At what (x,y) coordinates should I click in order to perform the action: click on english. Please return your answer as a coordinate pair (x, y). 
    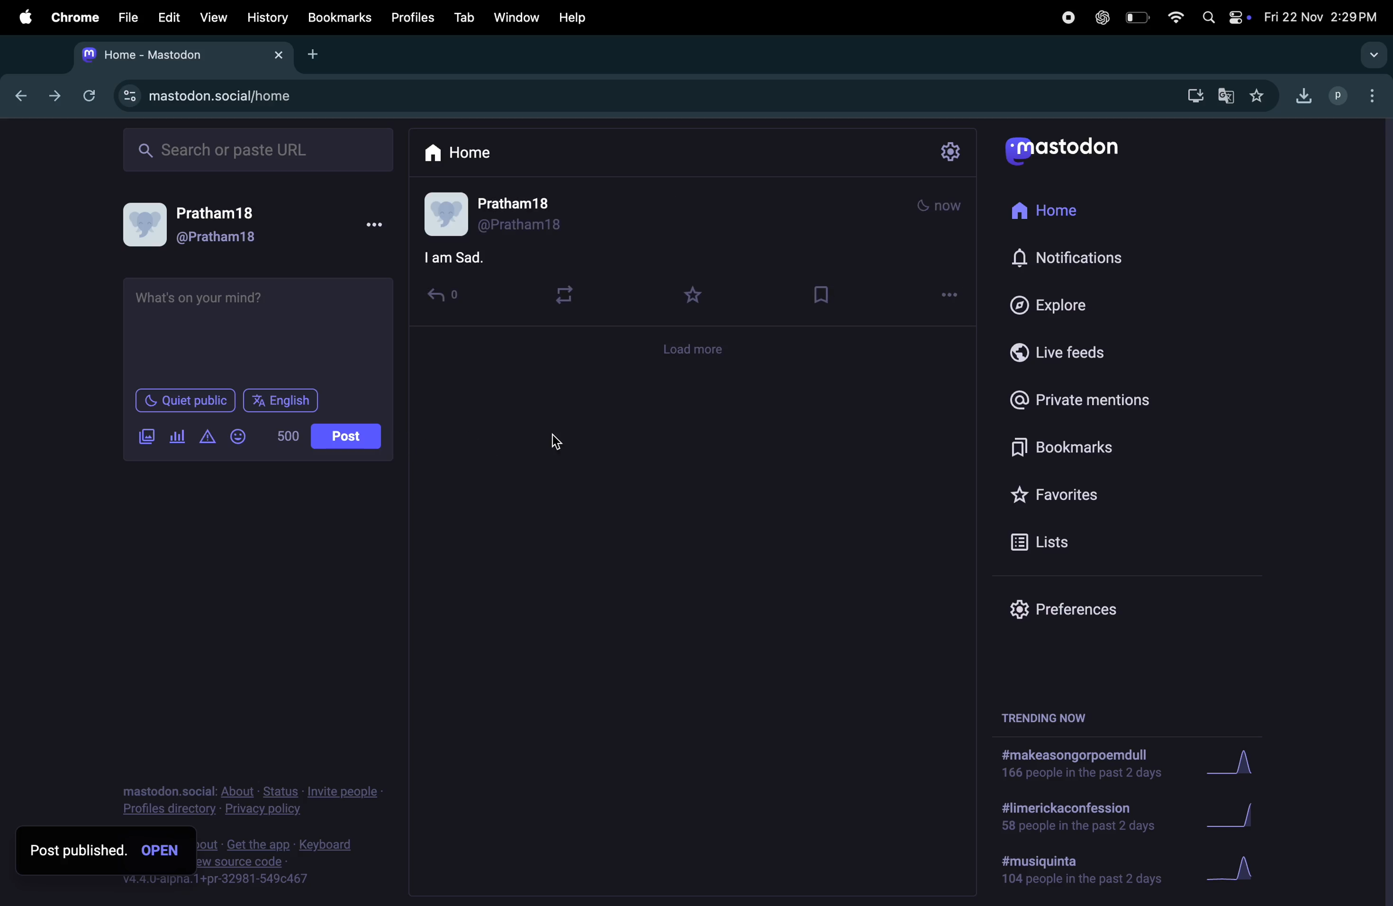
    Looking at the image, I should click on (282, 400).